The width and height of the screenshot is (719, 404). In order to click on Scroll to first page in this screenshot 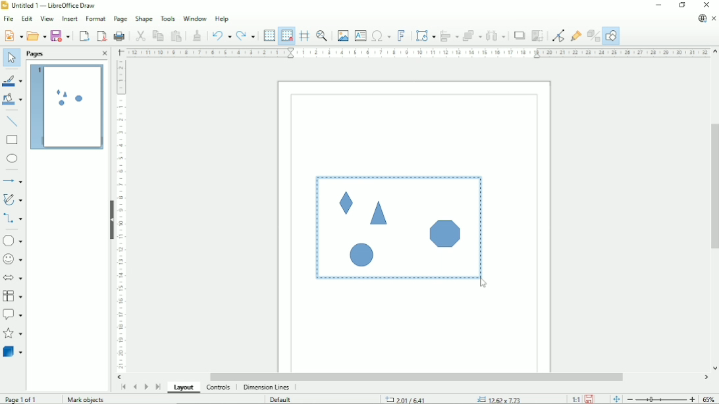, I will do `click(123, 387)`.